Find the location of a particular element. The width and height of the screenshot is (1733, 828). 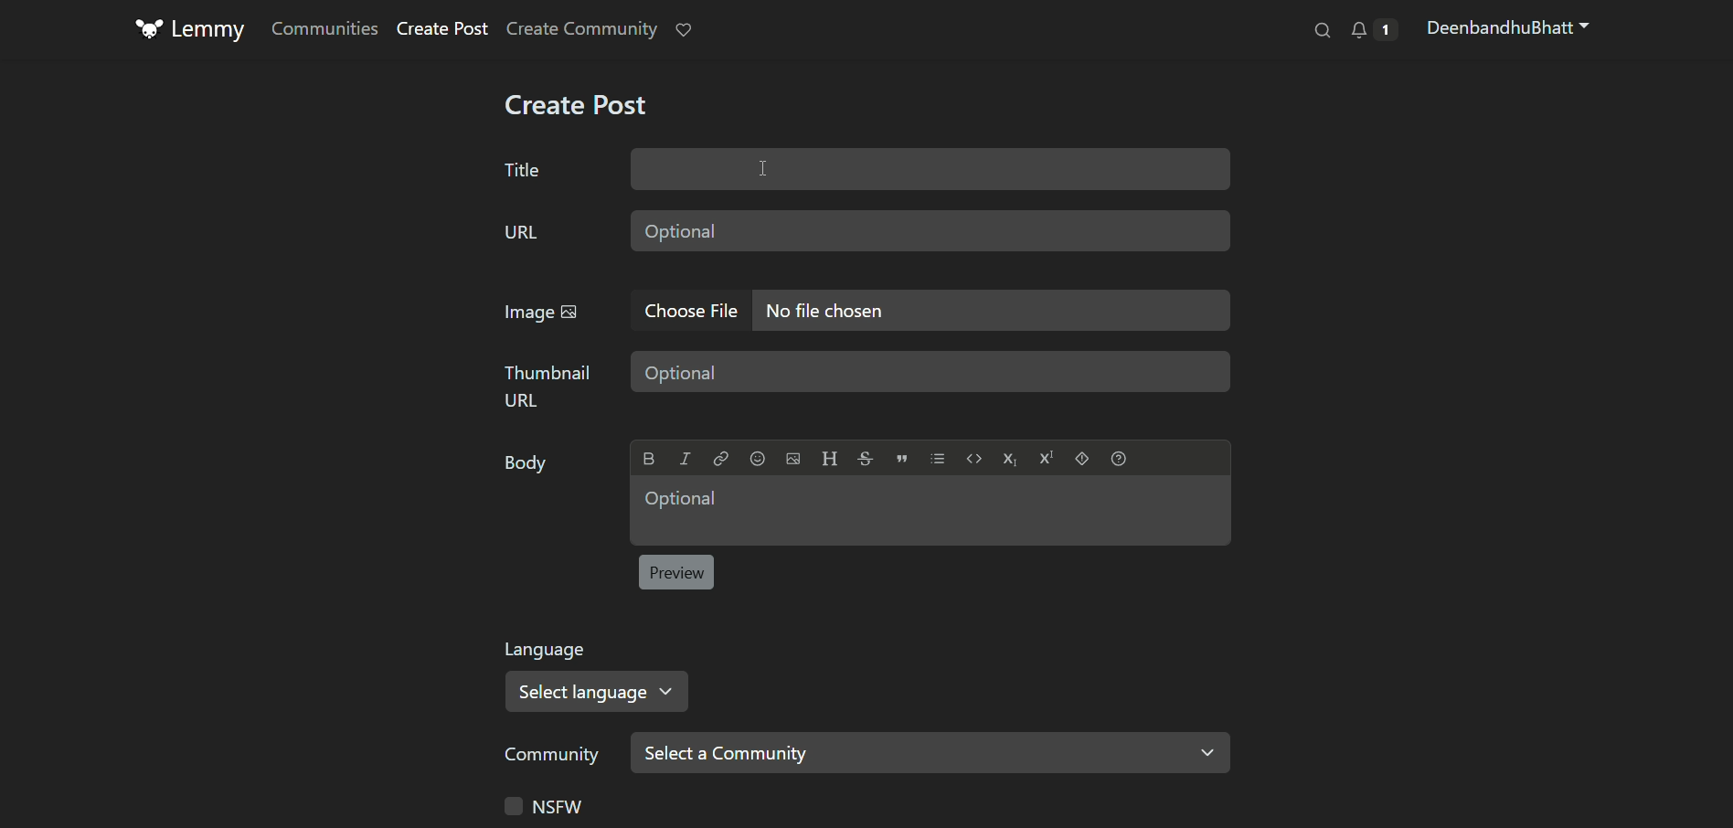

text box is located at coordinates (992, 308).